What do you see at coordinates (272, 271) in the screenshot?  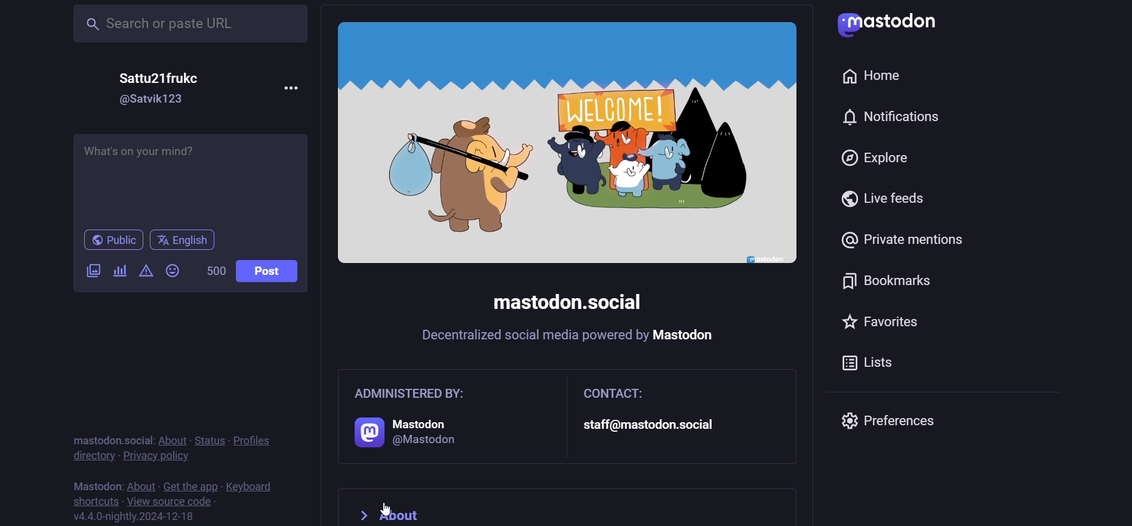 I see `post` at bounding box center [272, 271].